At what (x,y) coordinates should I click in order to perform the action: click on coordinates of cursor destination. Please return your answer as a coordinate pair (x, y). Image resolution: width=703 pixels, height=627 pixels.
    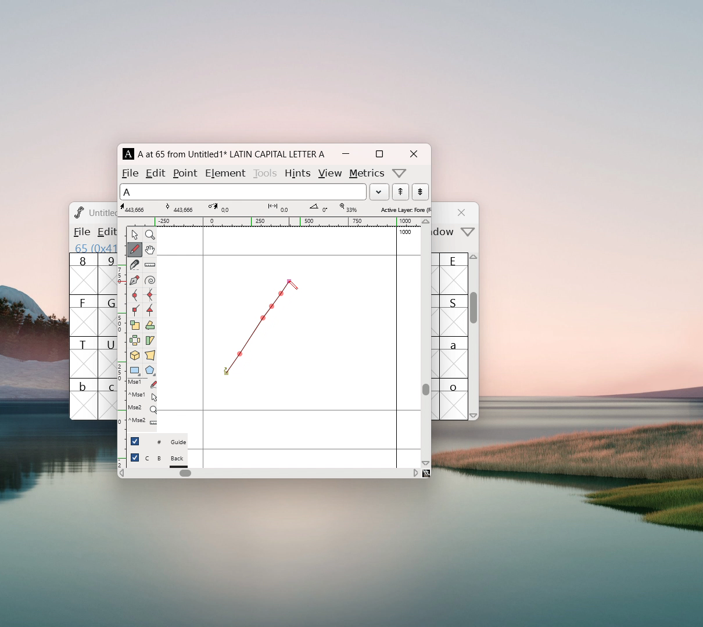
    Looking at the image, I should click on (219, 208).